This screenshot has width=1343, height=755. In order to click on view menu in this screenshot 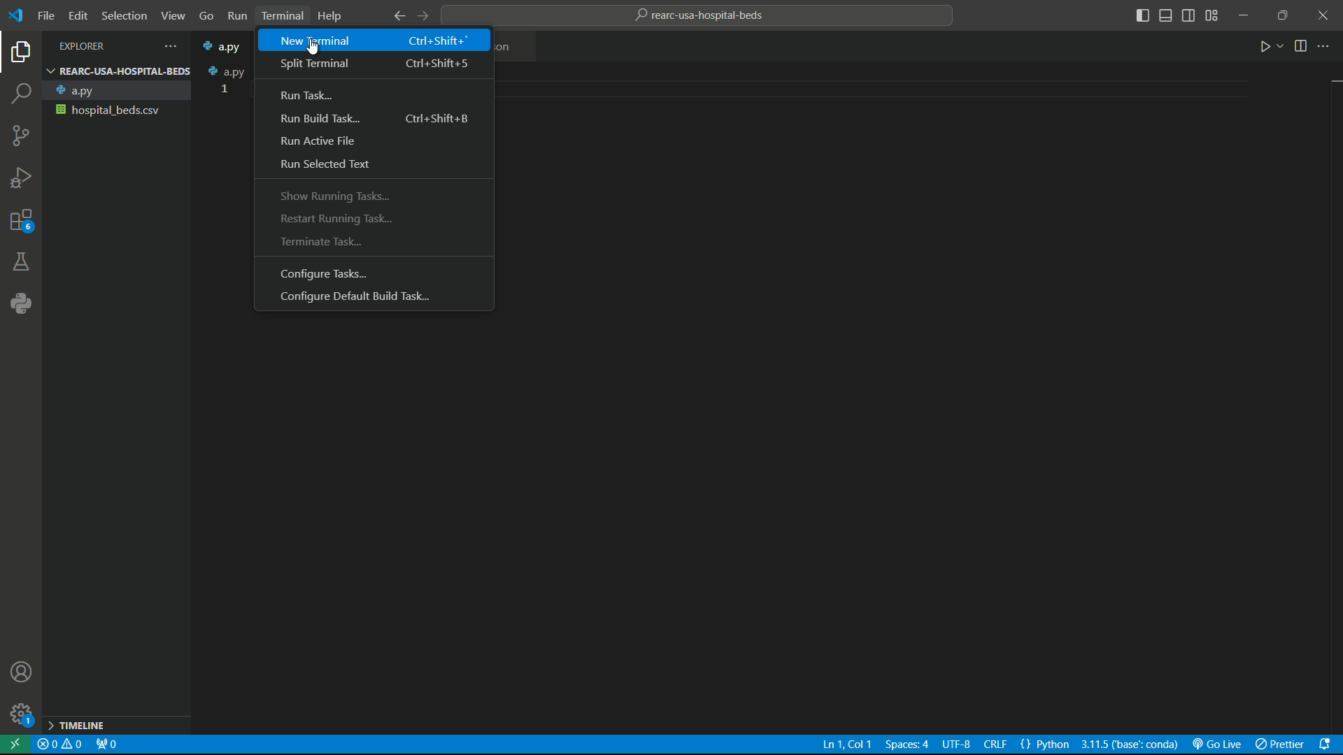, I will do `click(172, 15)`.